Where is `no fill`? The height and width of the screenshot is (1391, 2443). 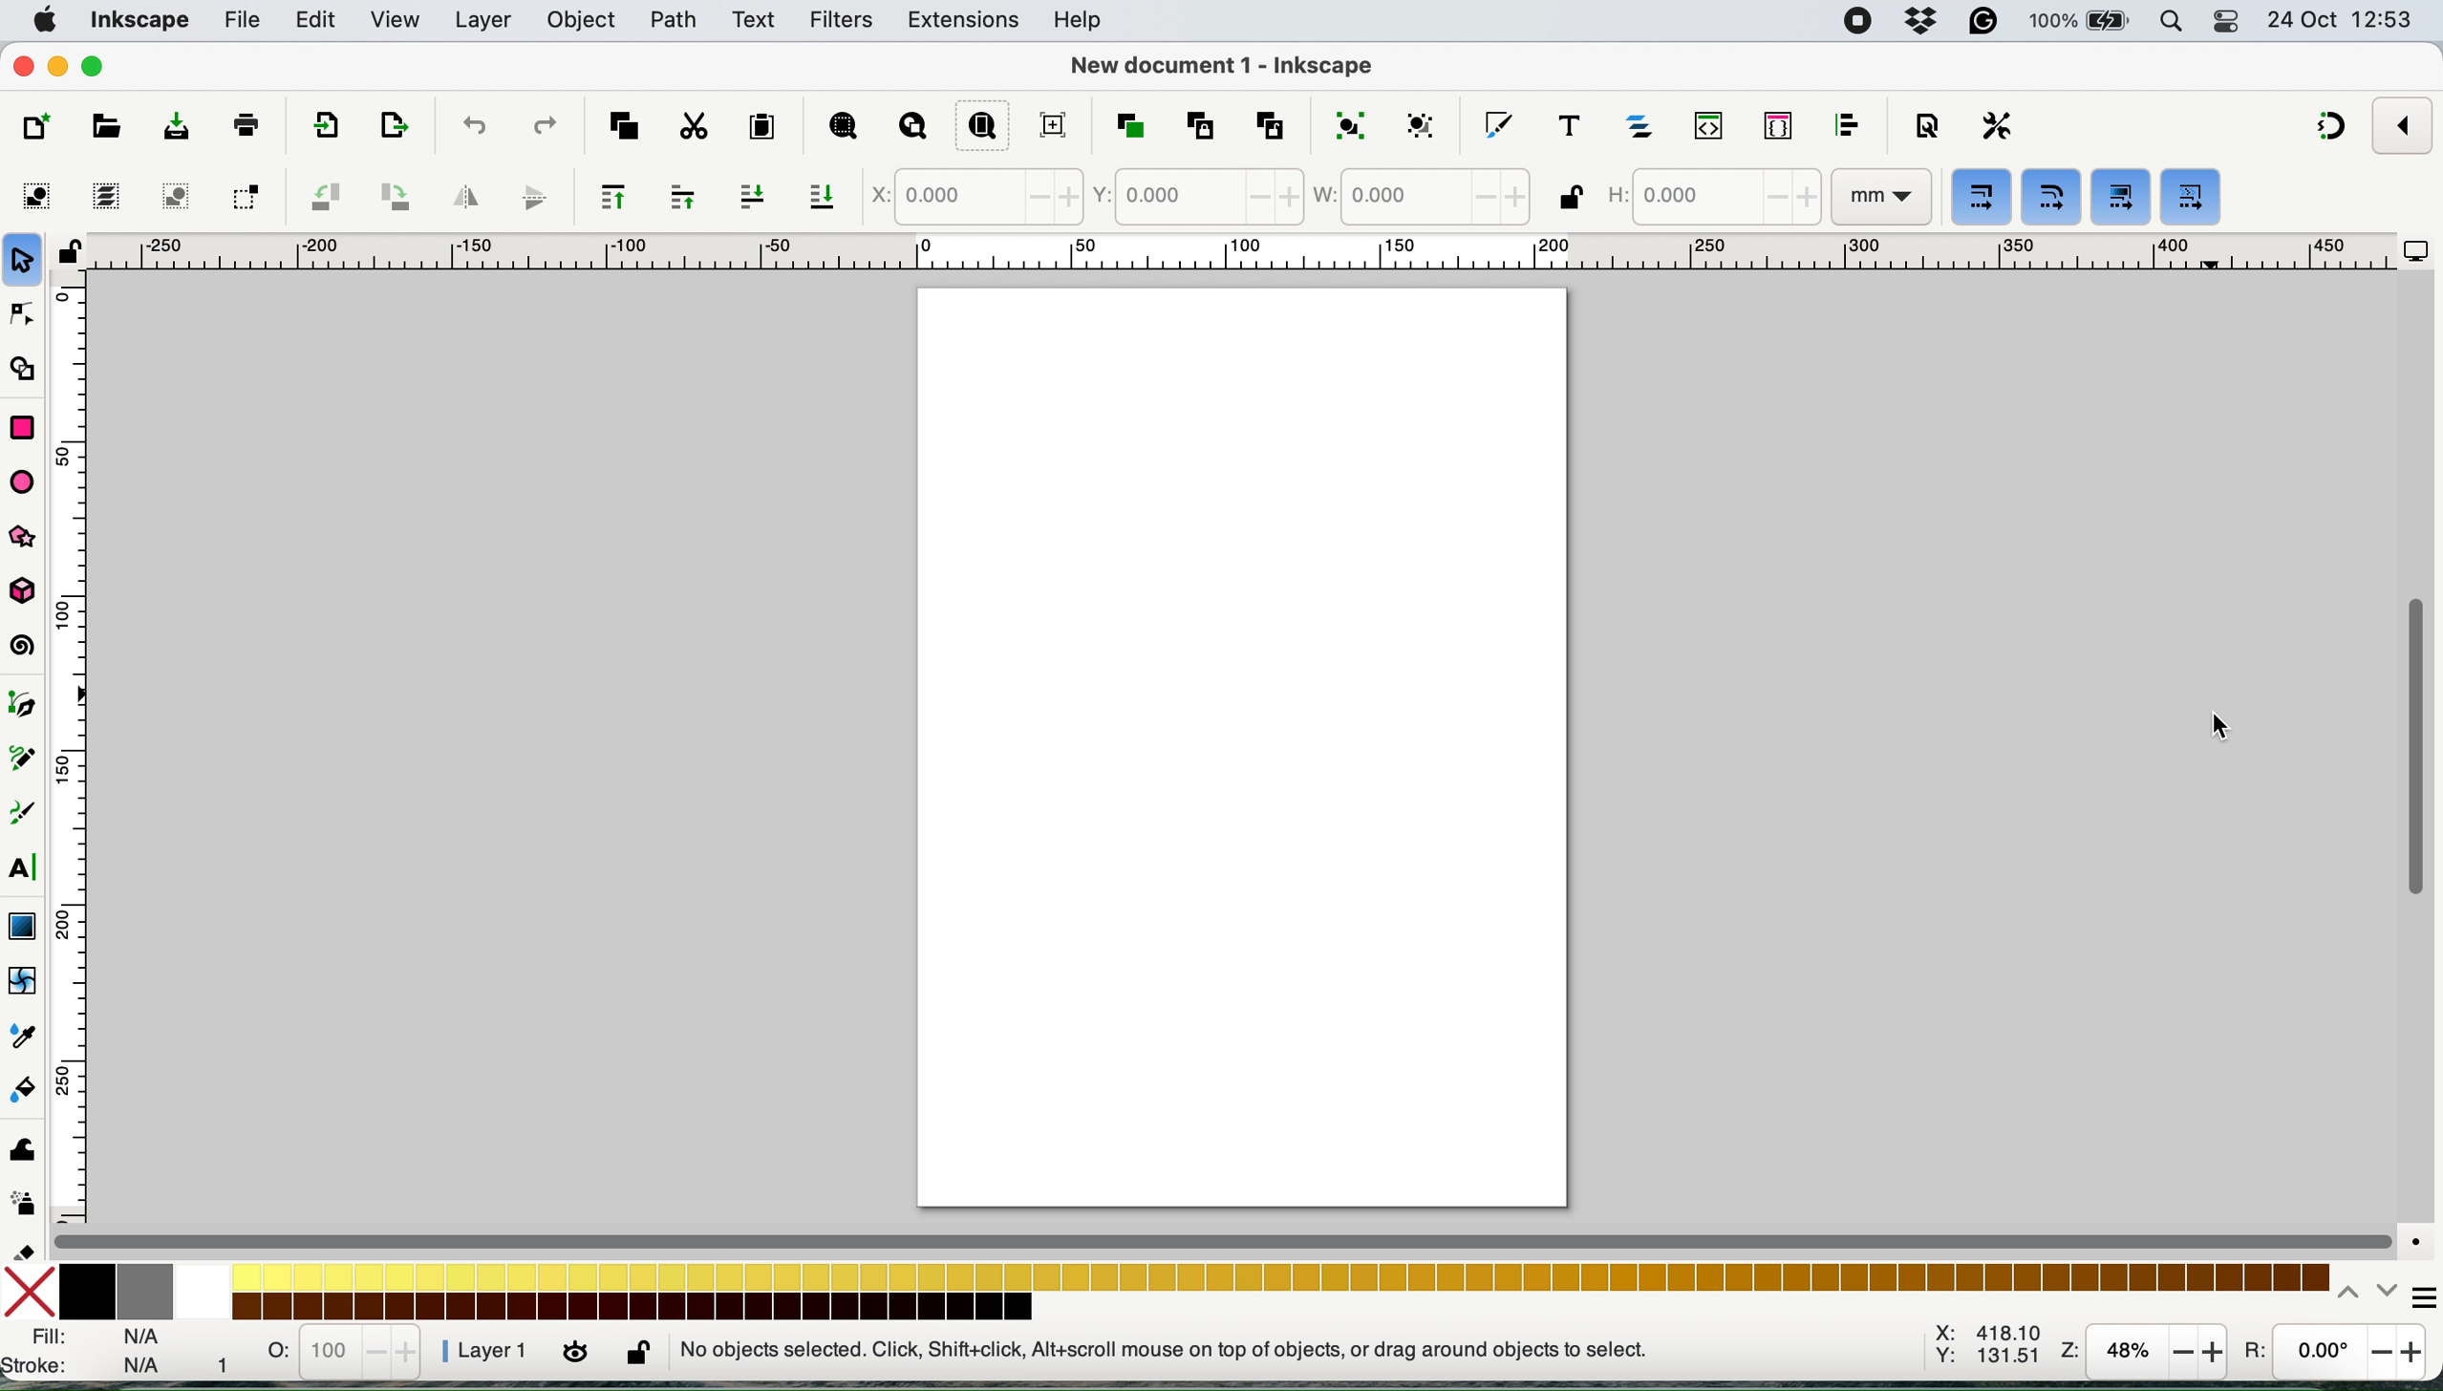
no fill is located at coordinates (31, 1294).